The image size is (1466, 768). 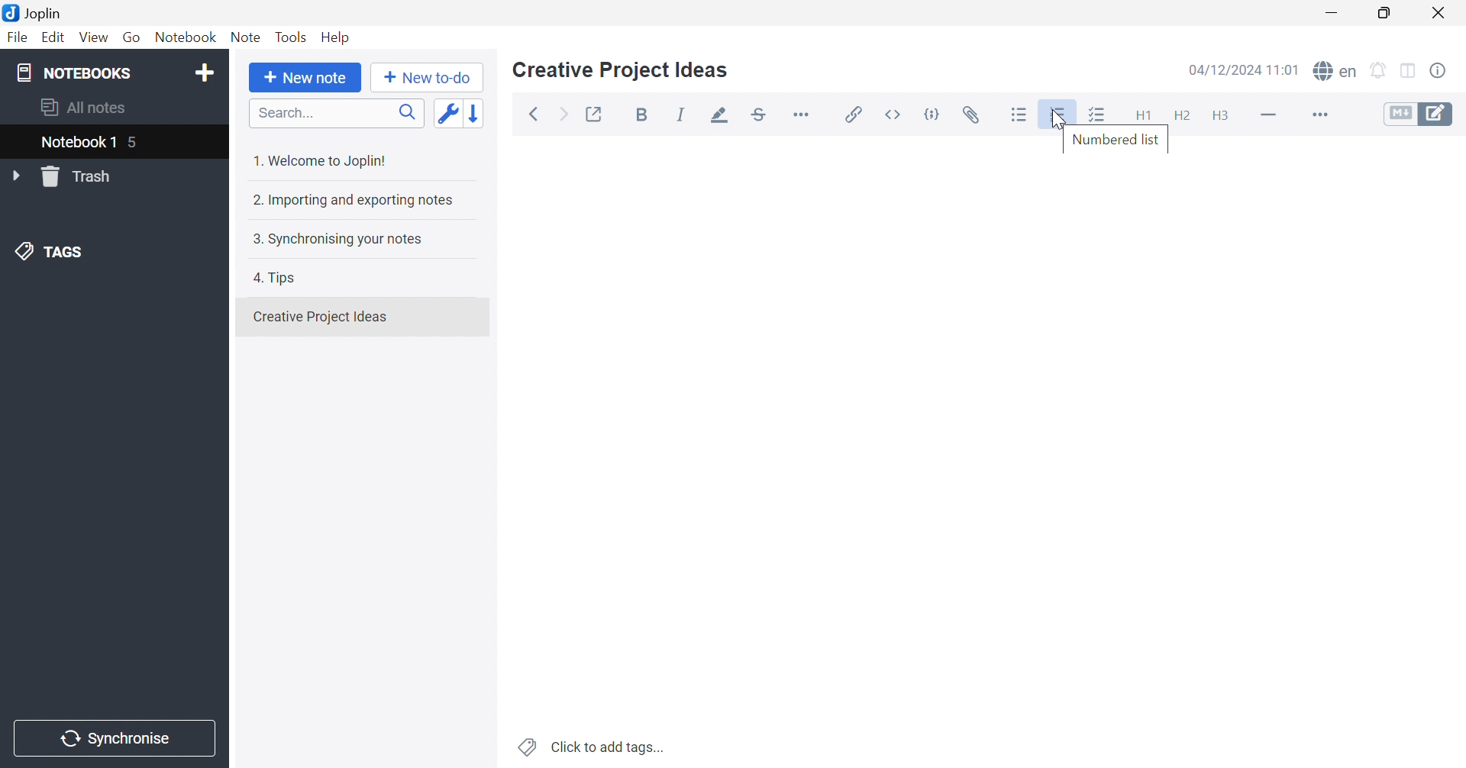 What do you see at coordinates (1059, 116) in the screenshot?
I see `Numbered list` at bounding box center [1059, 116].